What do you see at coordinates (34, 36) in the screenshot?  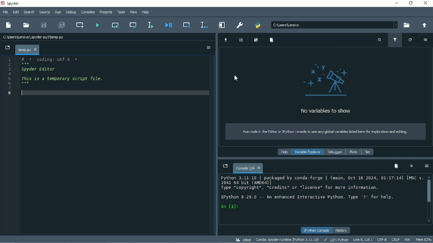 I see `File name` at bounding box center [34, 36].